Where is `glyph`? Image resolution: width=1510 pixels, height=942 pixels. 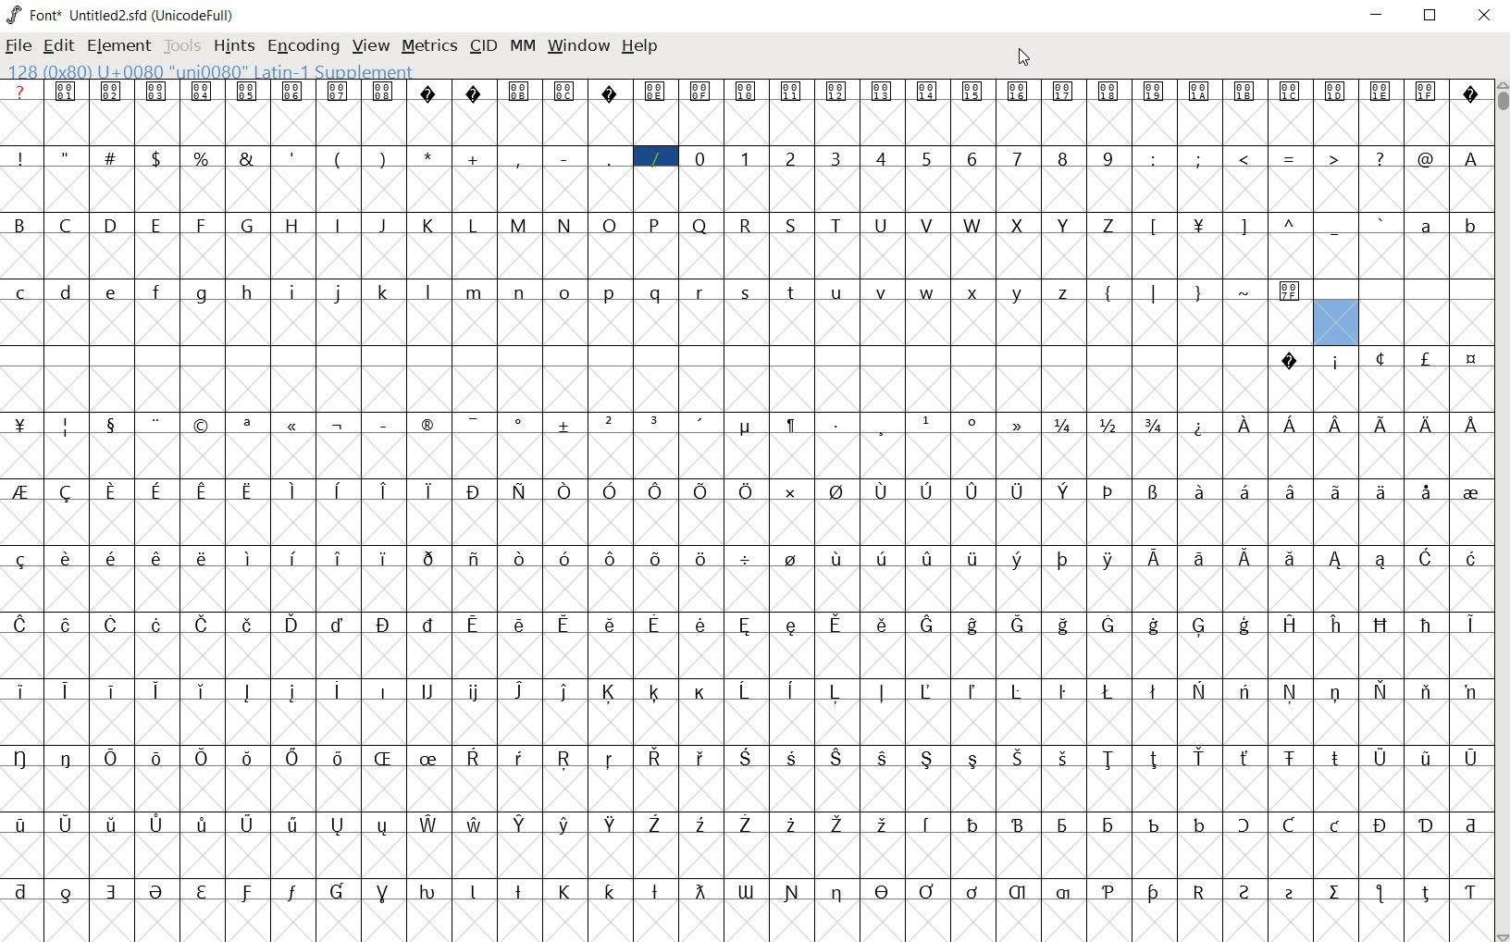
glyph is located at coordinates (793, 427).